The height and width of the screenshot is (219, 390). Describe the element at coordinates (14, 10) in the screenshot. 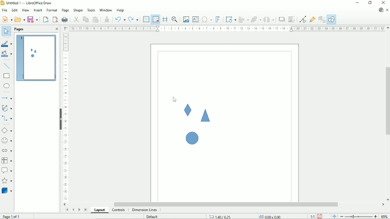

I see `Edit` at that location.